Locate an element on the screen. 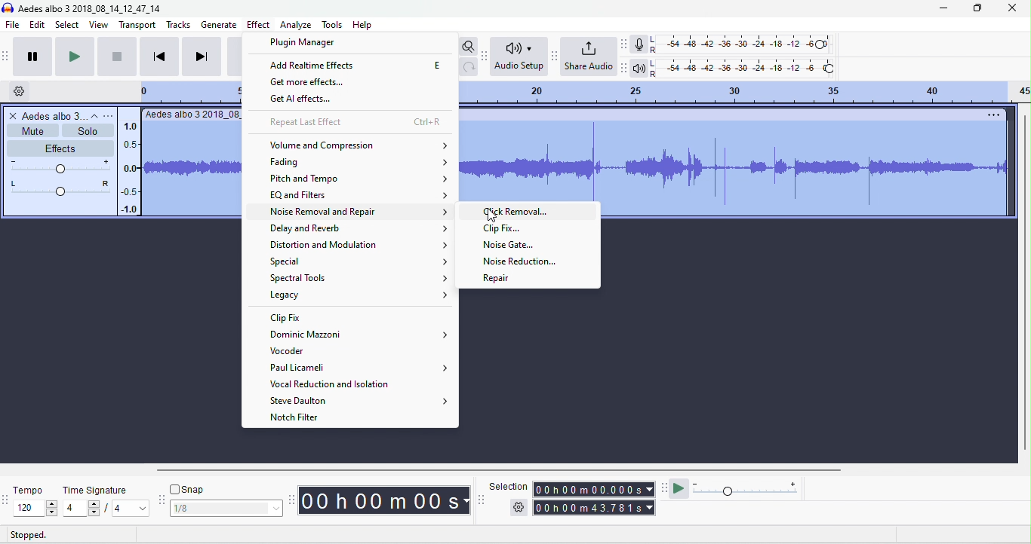 The width and height of the screenshot is (1031, 544). timeline options is located at coordinates (19, 90).